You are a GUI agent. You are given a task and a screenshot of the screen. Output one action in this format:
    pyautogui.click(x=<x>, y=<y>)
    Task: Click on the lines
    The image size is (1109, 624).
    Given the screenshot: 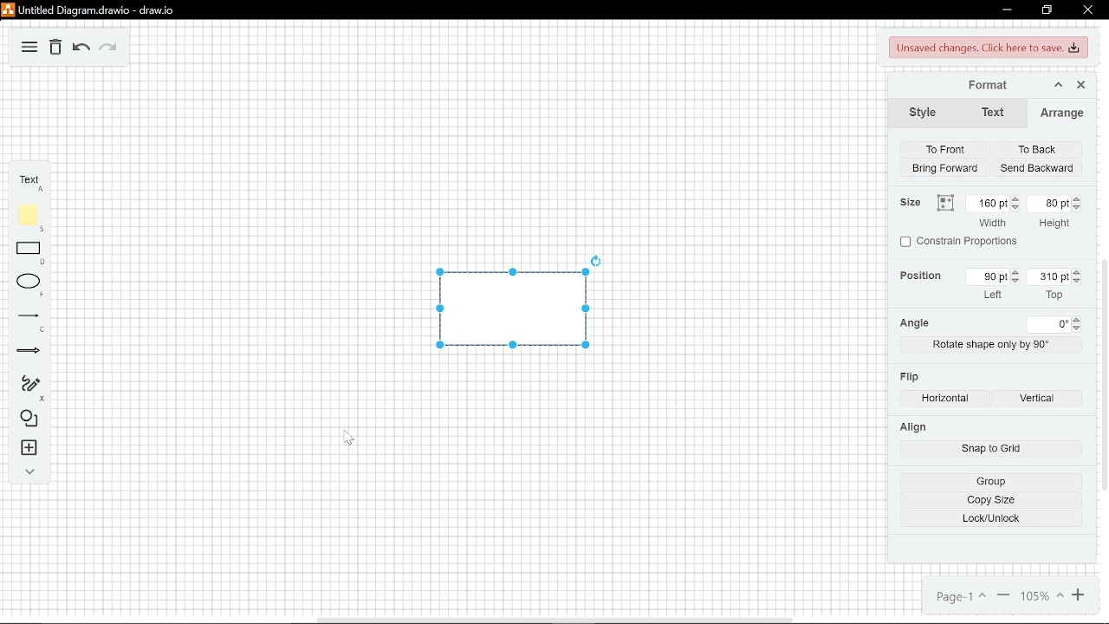 What is the action you would take?
    pyautogui.click(x=31, y=323)
    